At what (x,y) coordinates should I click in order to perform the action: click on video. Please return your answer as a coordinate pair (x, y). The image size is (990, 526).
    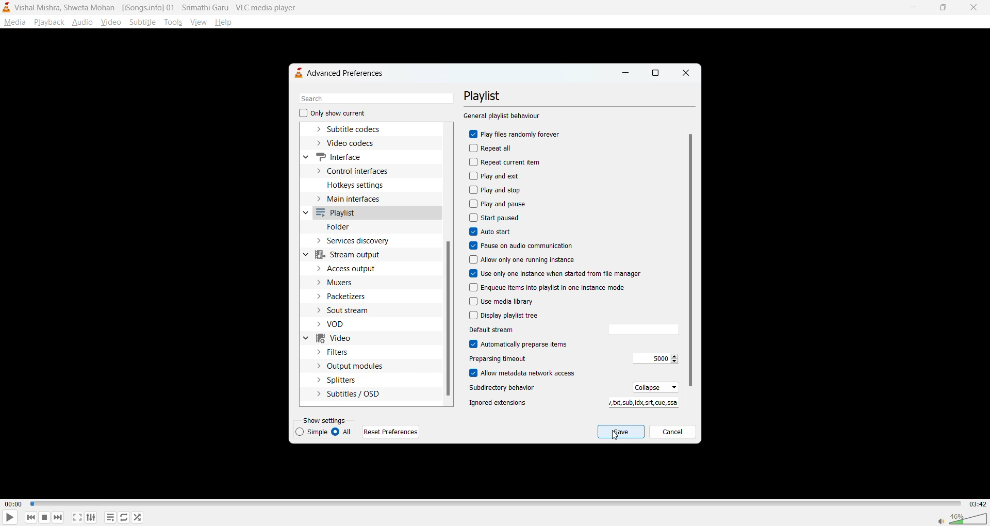
    Looking at the image, I should click on (338, 339).